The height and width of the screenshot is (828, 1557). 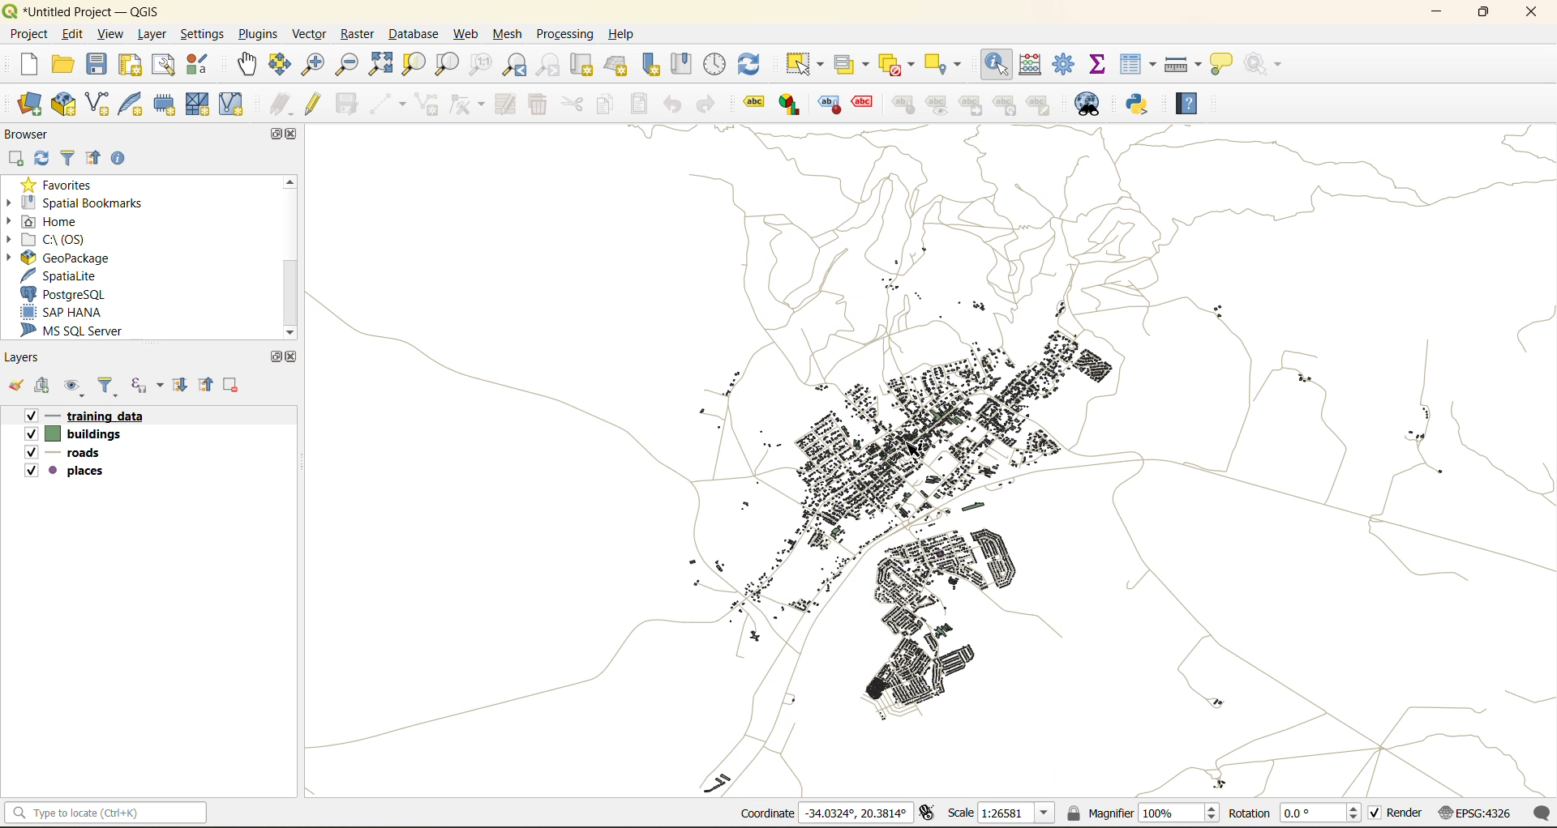 What do you see at coordinates (28, 33) in the screenshot?
I see `project` at bounding box center [28, 33].